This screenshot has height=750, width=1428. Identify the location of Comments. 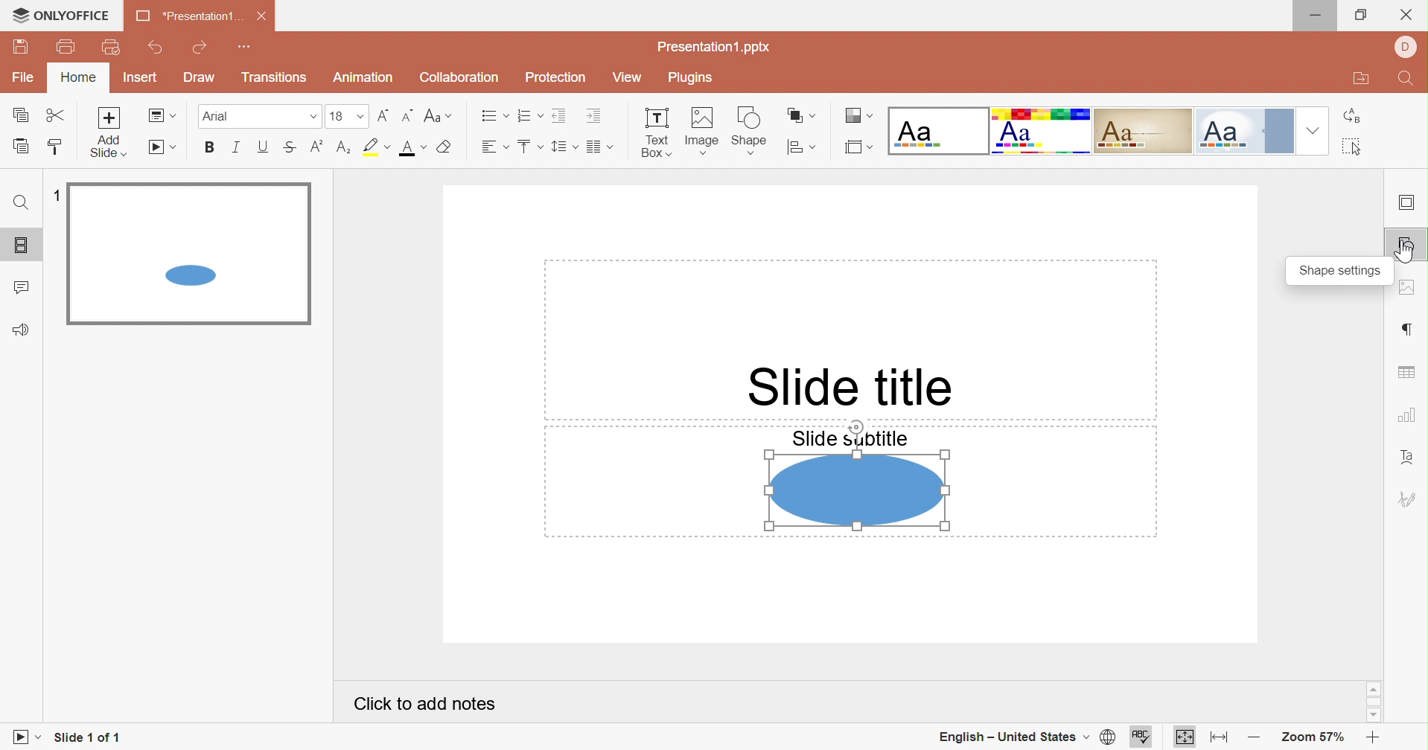
(23, 288).